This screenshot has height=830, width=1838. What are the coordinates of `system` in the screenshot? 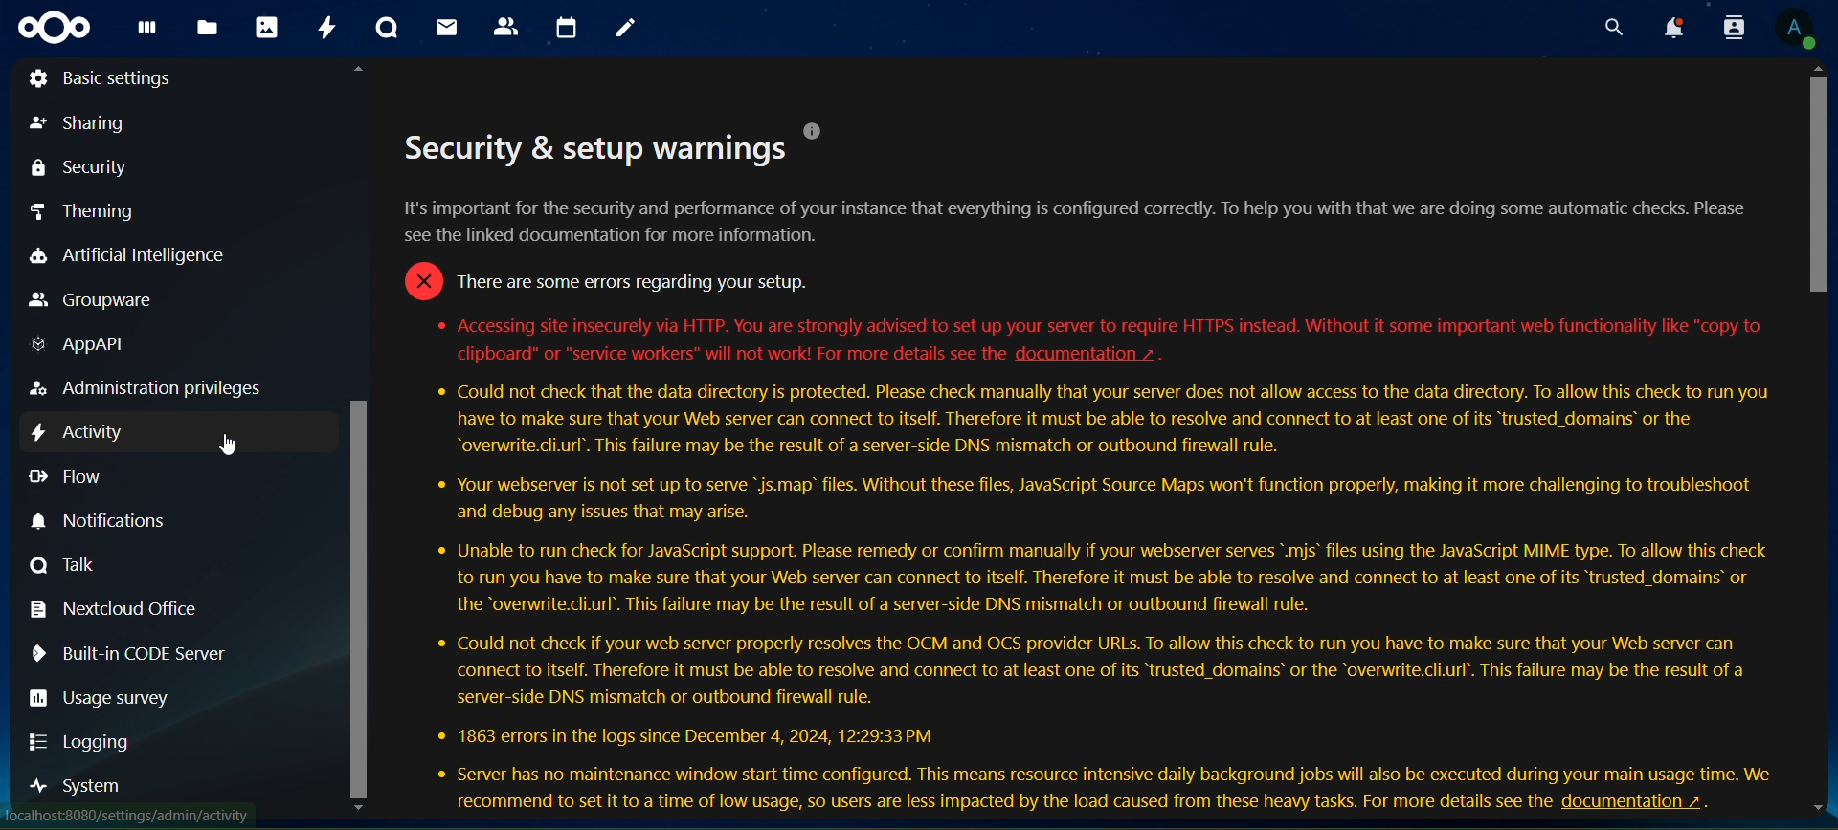 It's located at (79, 785).